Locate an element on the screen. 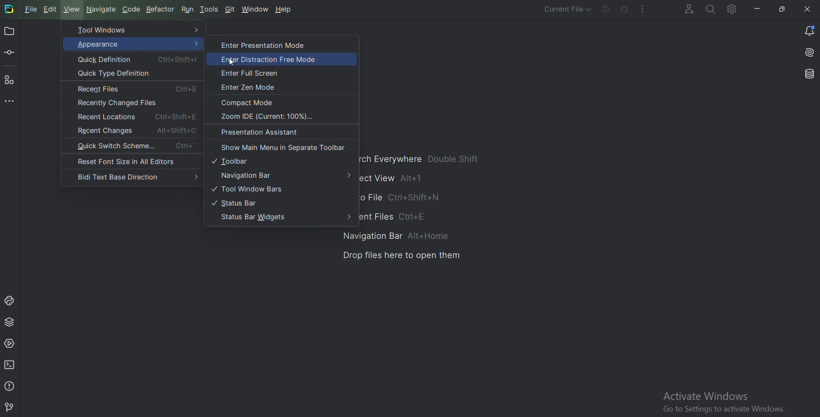 The height and width of the screenshot is (417, 820). Pycharm is located at coordinates (9, 9).